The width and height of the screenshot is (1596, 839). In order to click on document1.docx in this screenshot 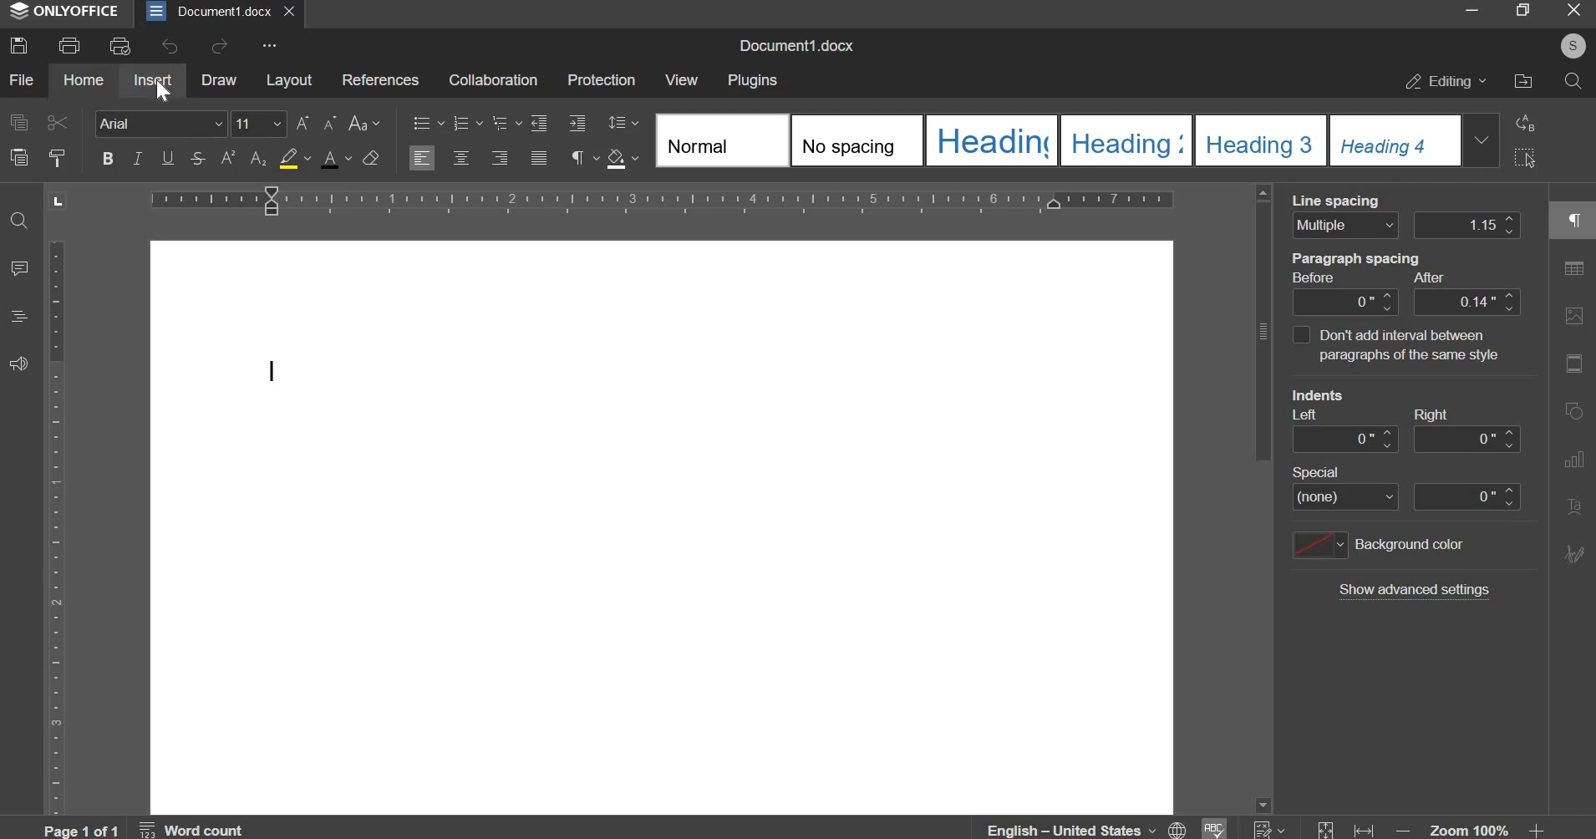, I will do `click(208, 10)`.